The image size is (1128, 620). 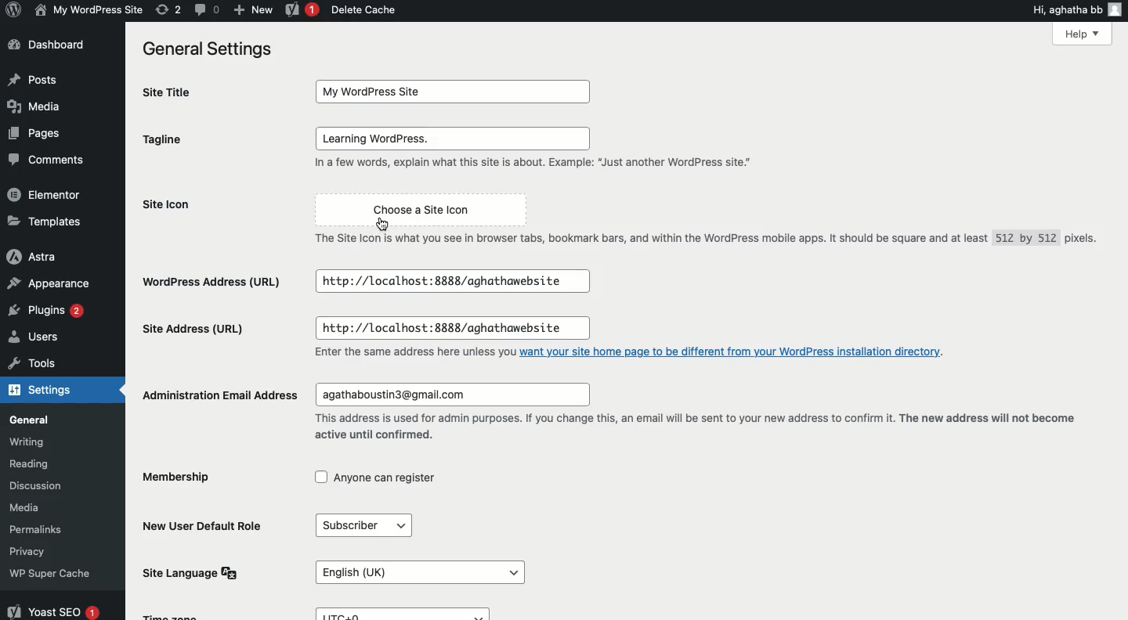 I want to click on Plugins 2, so click(x=46, y=313).